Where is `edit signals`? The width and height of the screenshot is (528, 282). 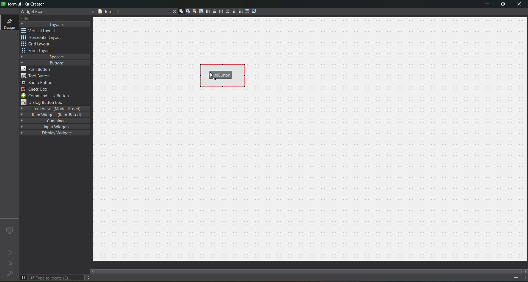
edit signals is located at coordinates (188, 12).